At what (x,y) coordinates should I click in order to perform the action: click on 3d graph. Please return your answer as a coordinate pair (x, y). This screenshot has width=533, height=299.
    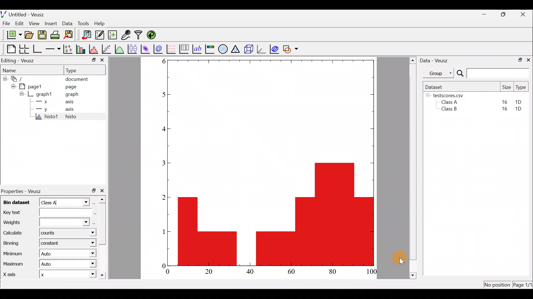
    Looking at the image, I should click on (262, 49).